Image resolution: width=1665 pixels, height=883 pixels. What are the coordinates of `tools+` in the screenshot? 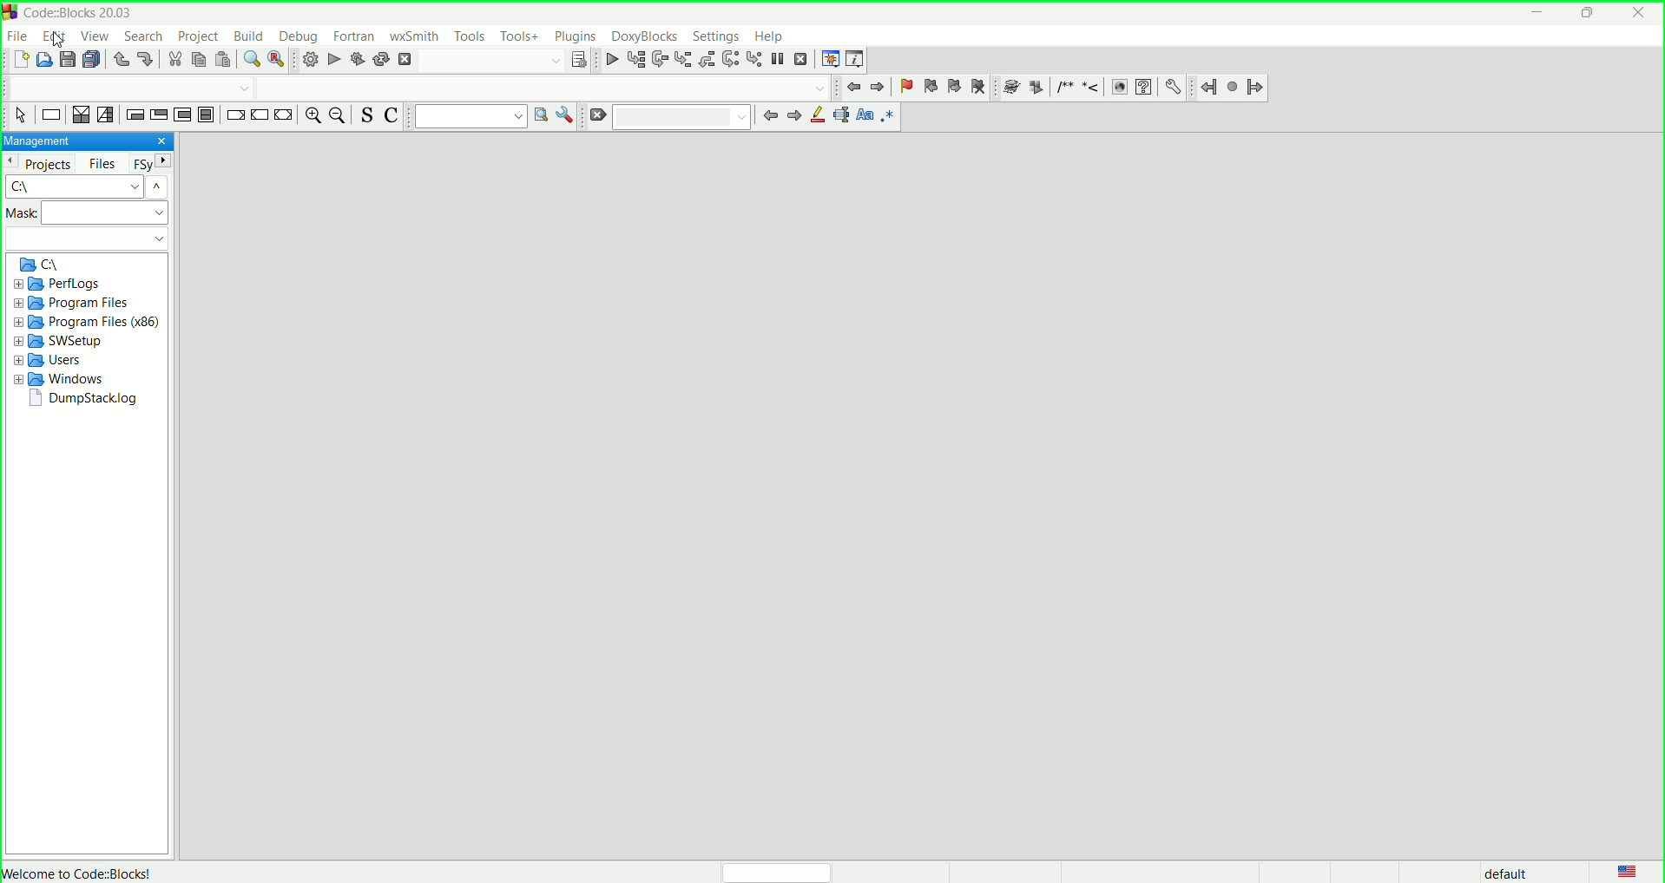 It's located at (517, 35).